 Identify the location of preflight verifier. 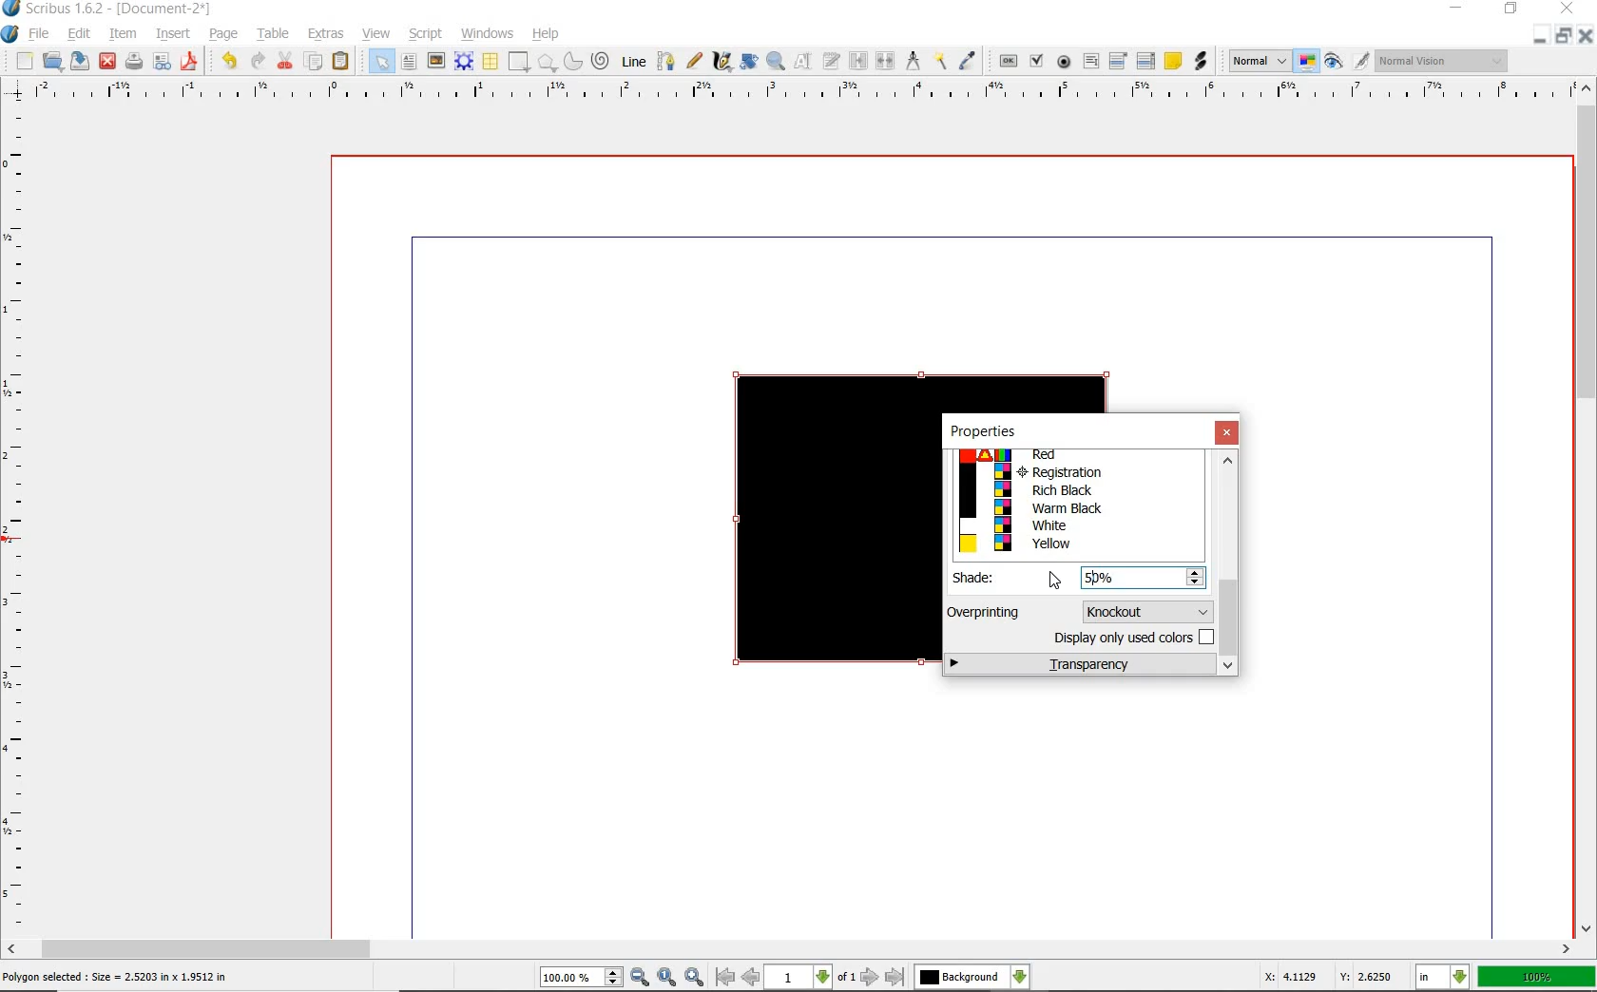
(163, 62).